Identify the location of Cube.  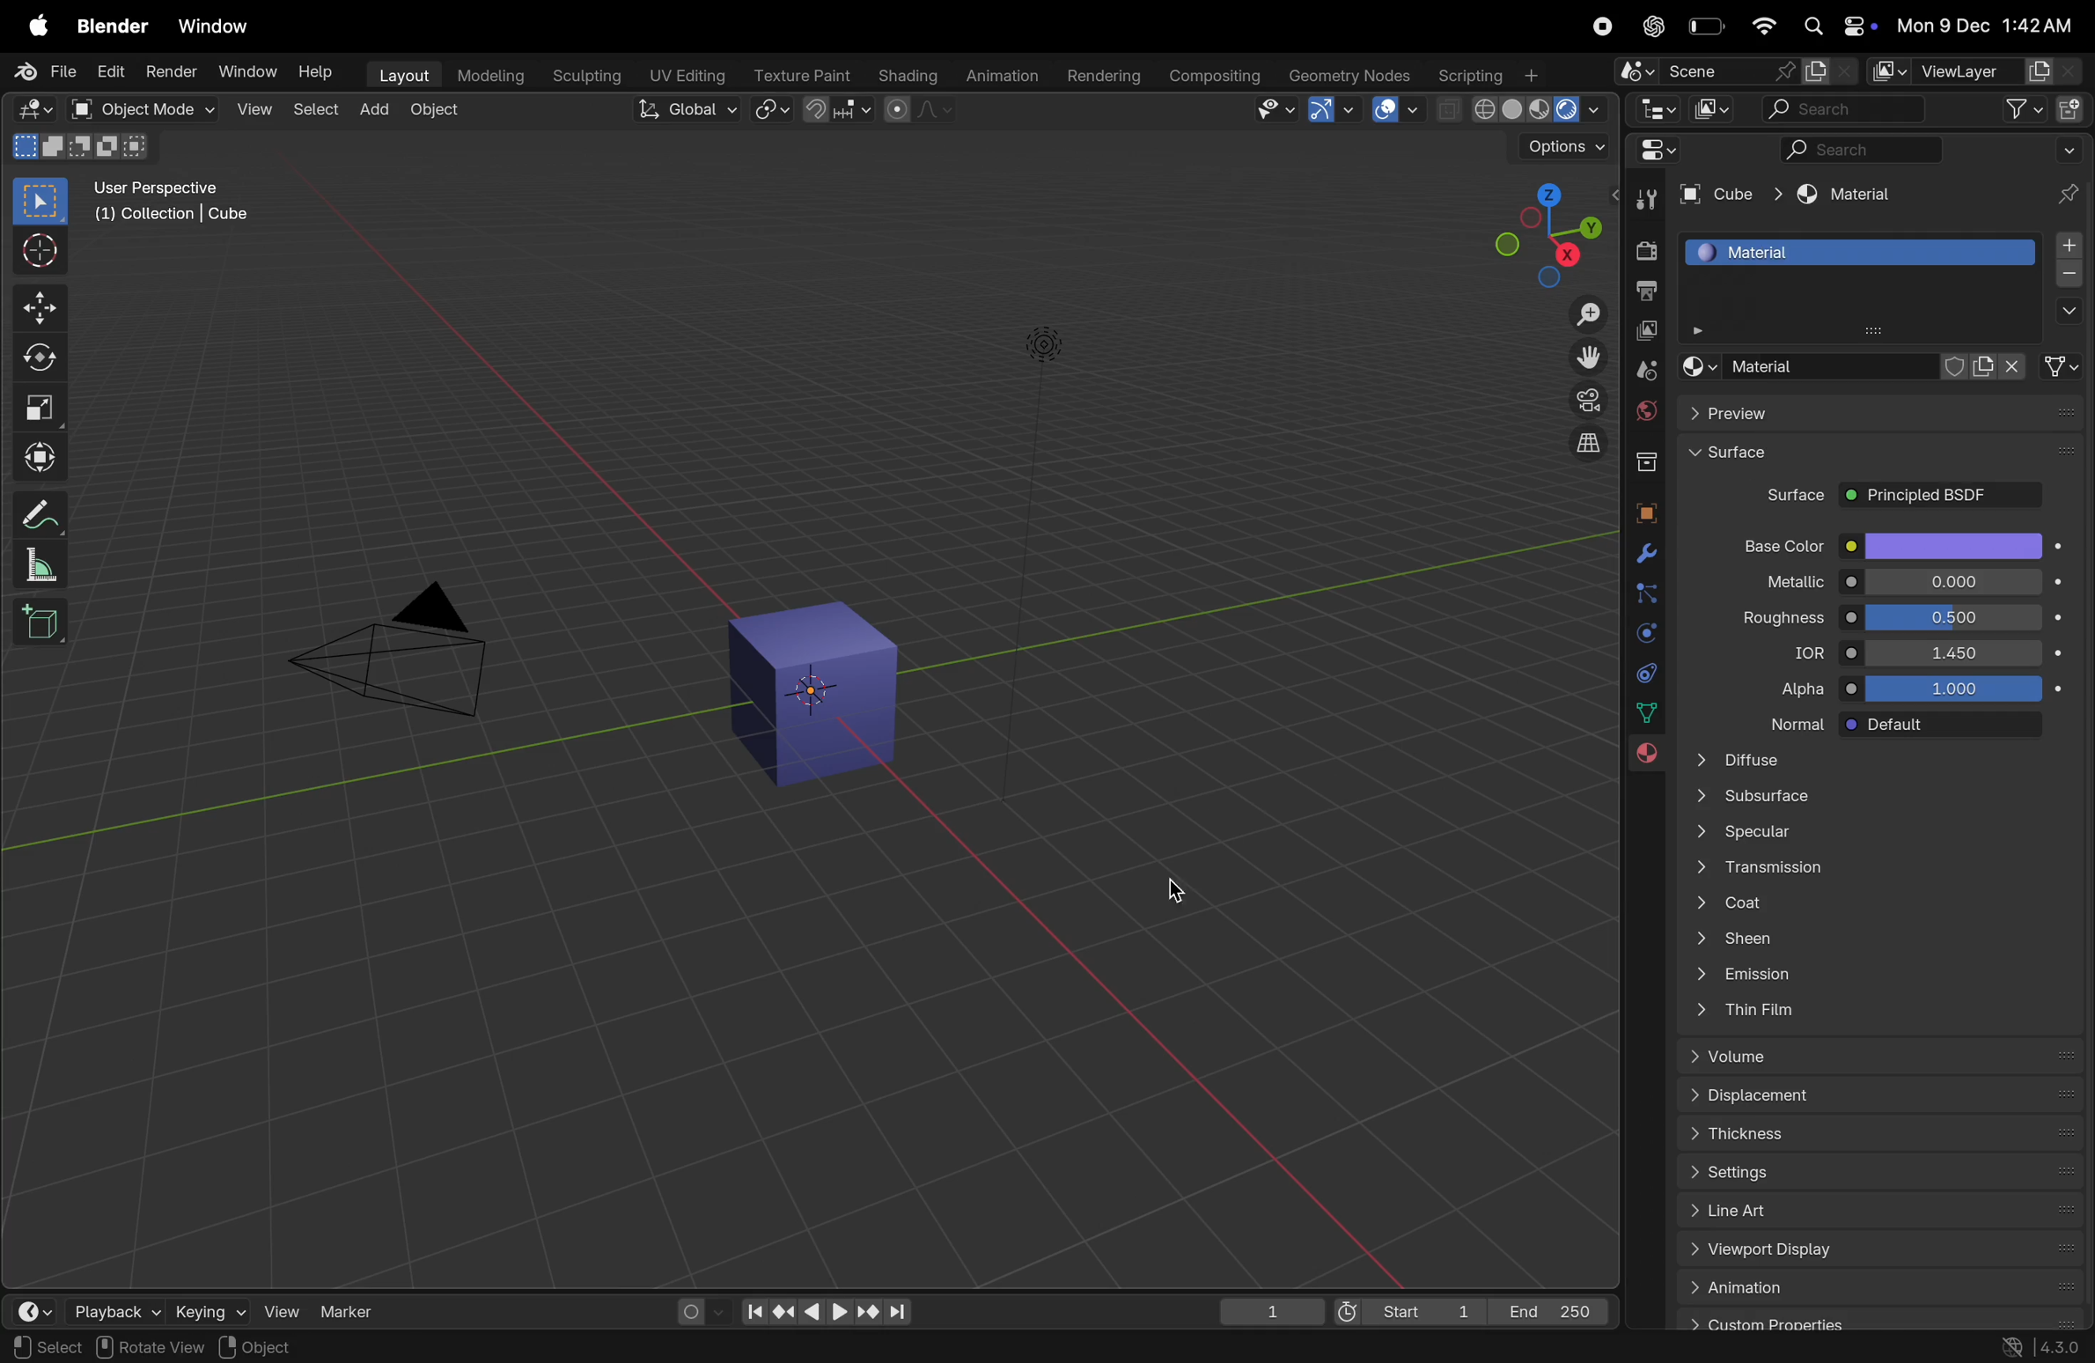
(1730, 195).